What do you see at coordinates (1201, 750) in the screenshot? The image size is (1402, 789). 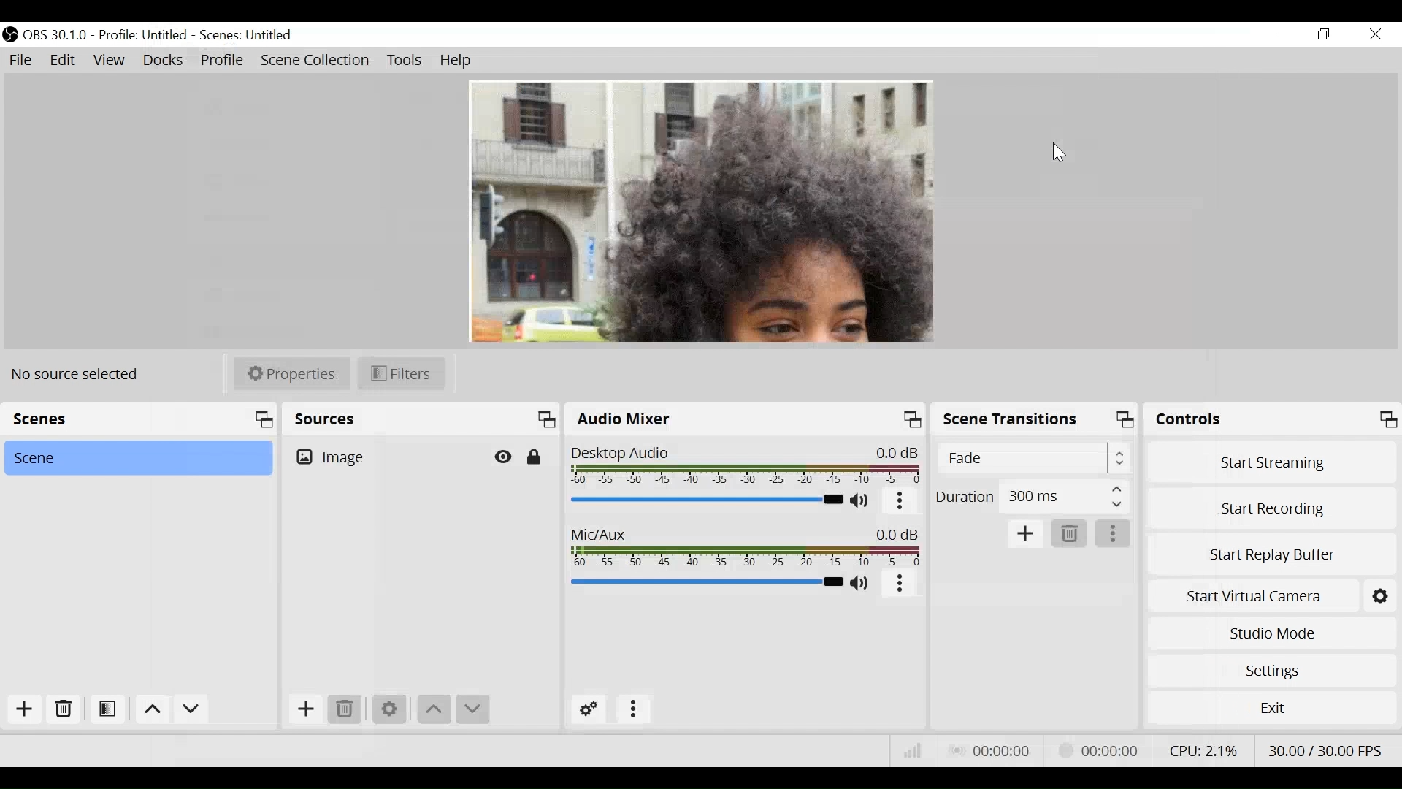 I see `CPU: 2.1%` at bounding box center [1201, 750].